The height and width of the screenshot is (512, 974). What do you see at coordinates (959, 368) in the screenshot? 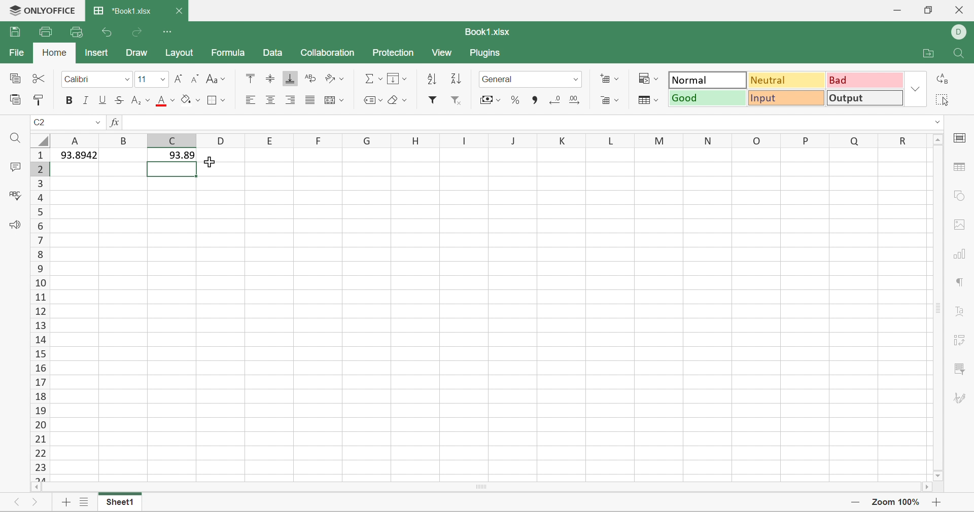
I see `Slicer settings` at bounding box center [959, 368].